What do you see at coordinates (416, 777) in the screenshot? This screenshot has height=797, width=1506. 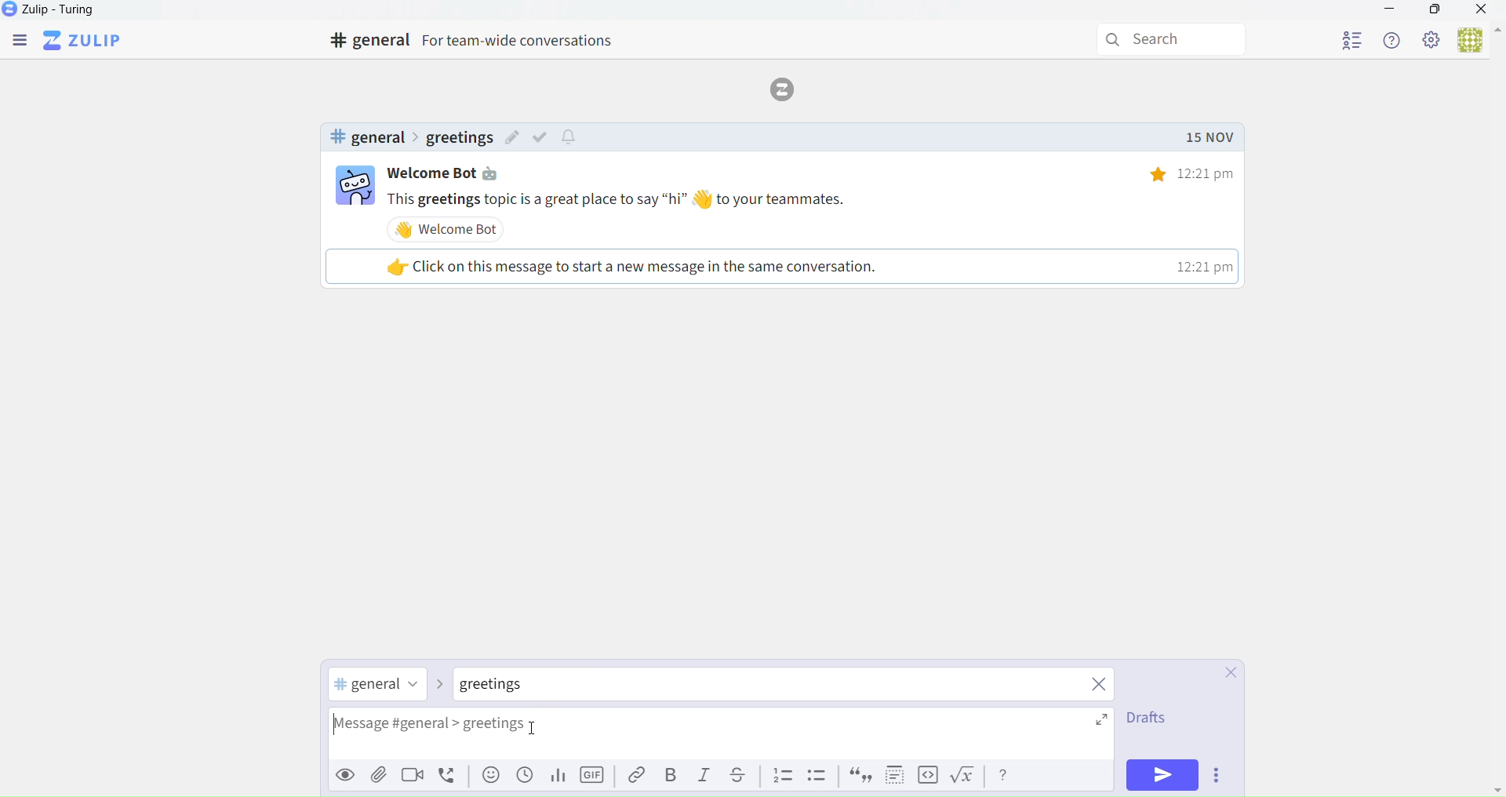 I see `VideoCall` at bounding box center [416, 777].